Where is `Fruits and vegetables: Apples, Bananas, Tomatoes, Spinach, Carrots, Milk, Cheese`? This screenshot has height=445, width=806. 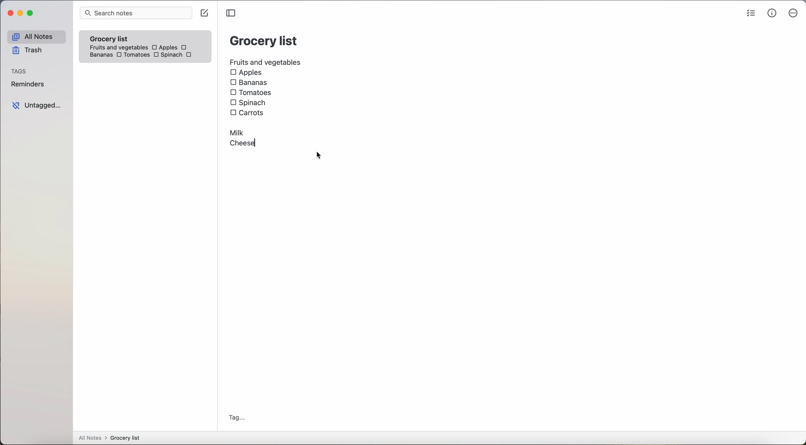 Fruits and vegetables: Apples, Bananas, Tomatoes, Spinach, Carrots, Milk, Cheese is located at coordinates (265, 102).